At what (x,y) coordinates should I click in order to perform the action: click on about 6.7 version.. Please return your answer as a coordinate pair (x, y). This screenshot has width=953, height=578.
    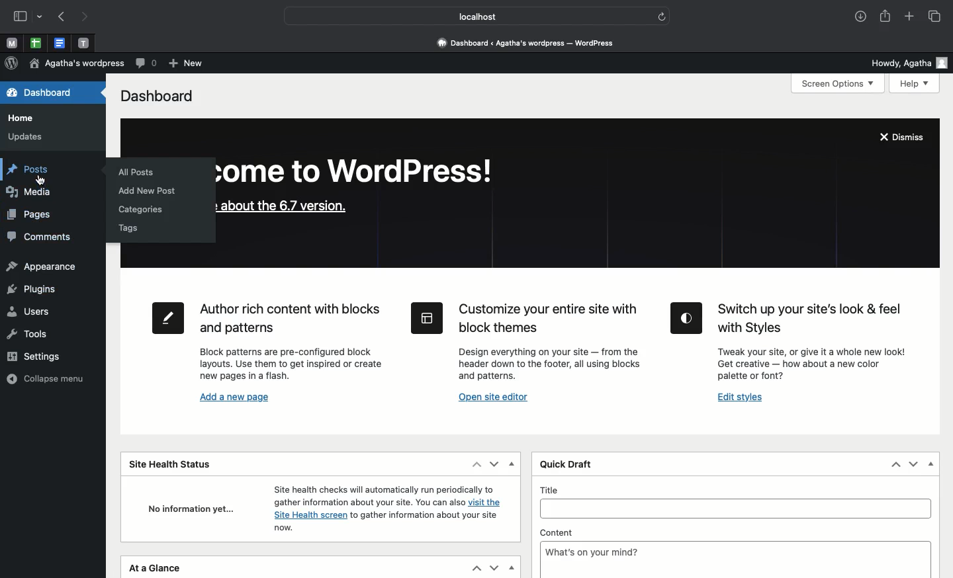
    Looking at the image, I should click on (282, 208).